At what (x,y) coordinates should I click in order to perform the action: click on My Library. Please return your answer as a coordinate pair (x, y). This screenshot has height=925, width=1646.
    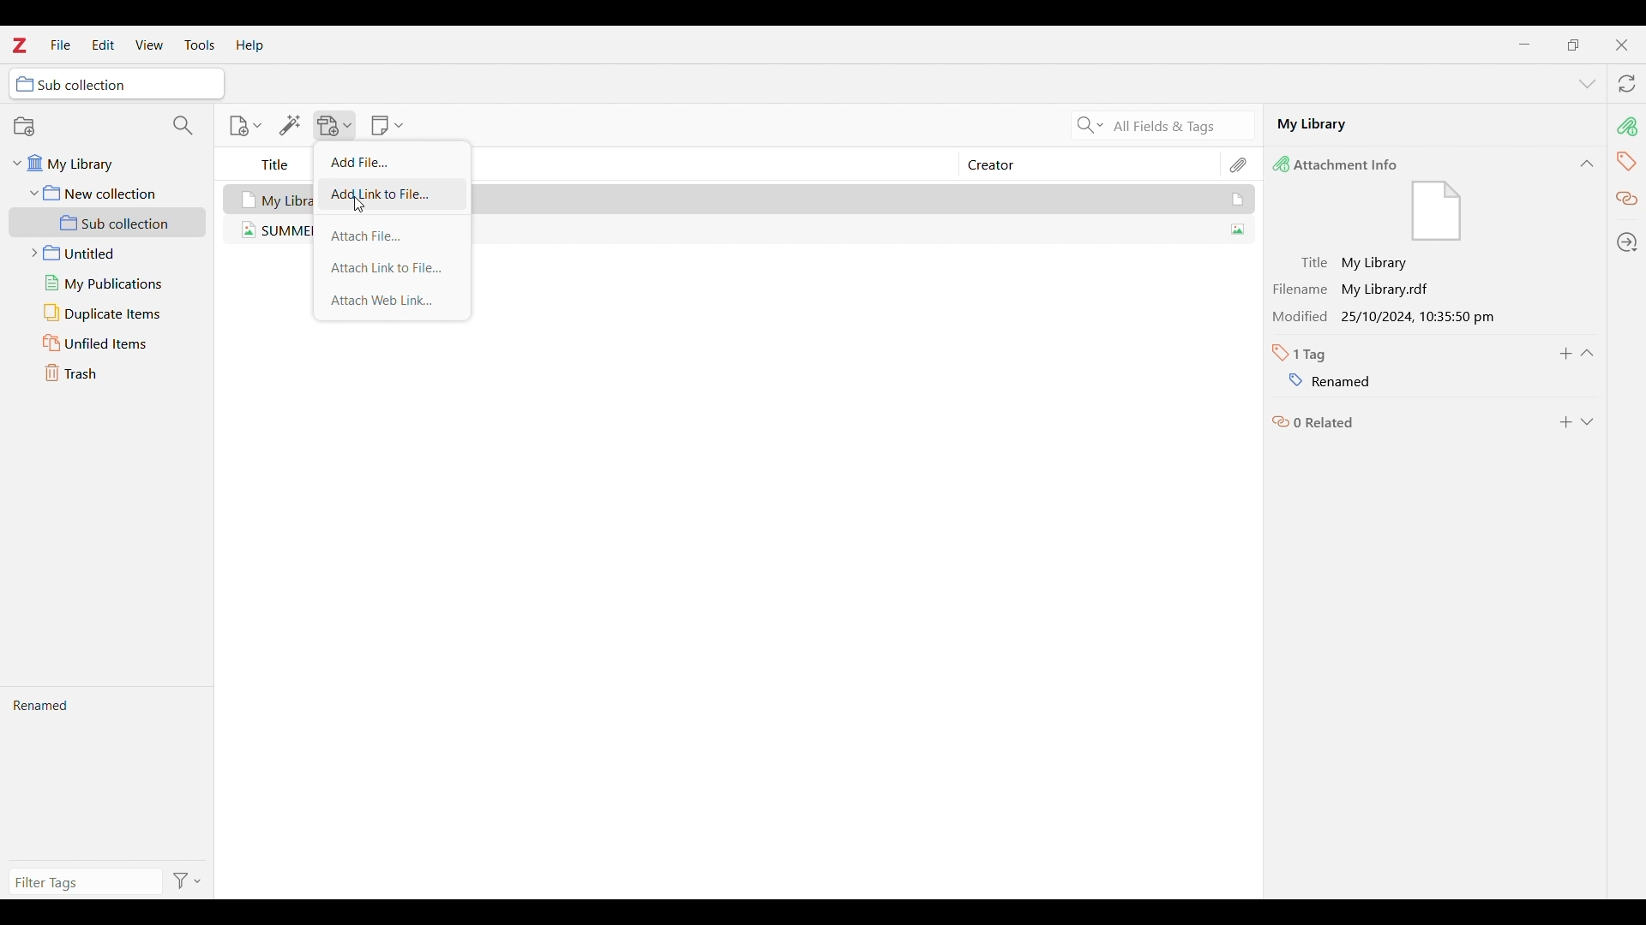
    Looking at the image, I should click on (862, 198).